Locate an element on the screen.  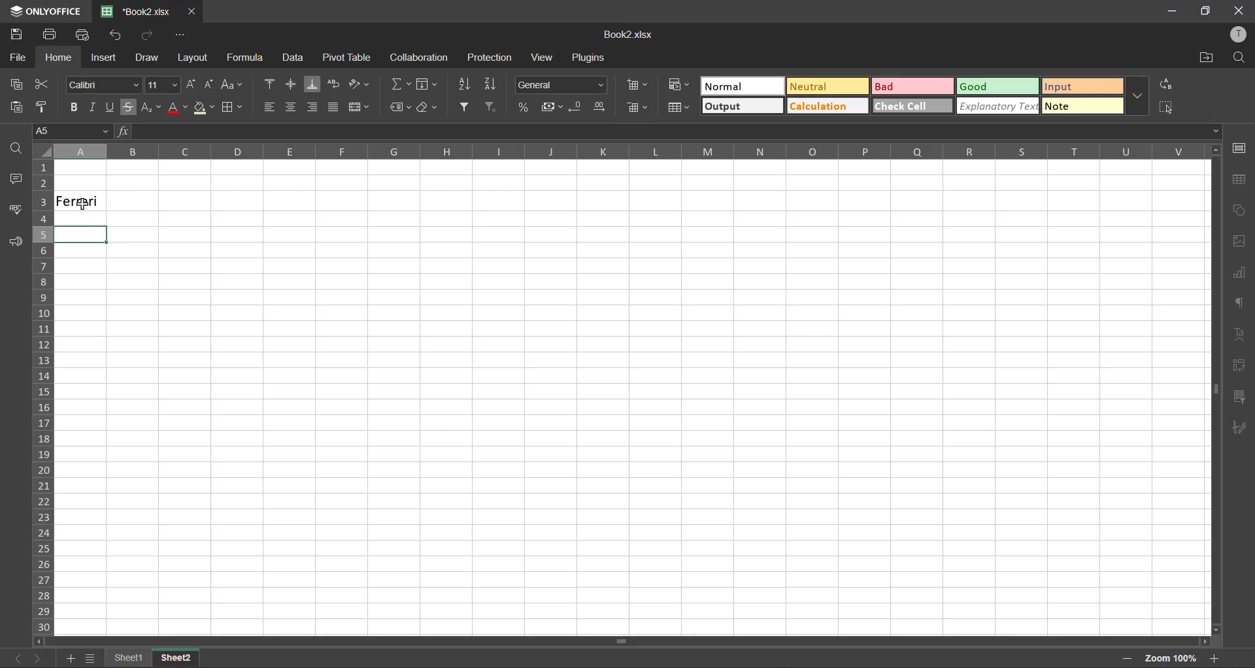
paragraph is located at coordinates (1243, 305).